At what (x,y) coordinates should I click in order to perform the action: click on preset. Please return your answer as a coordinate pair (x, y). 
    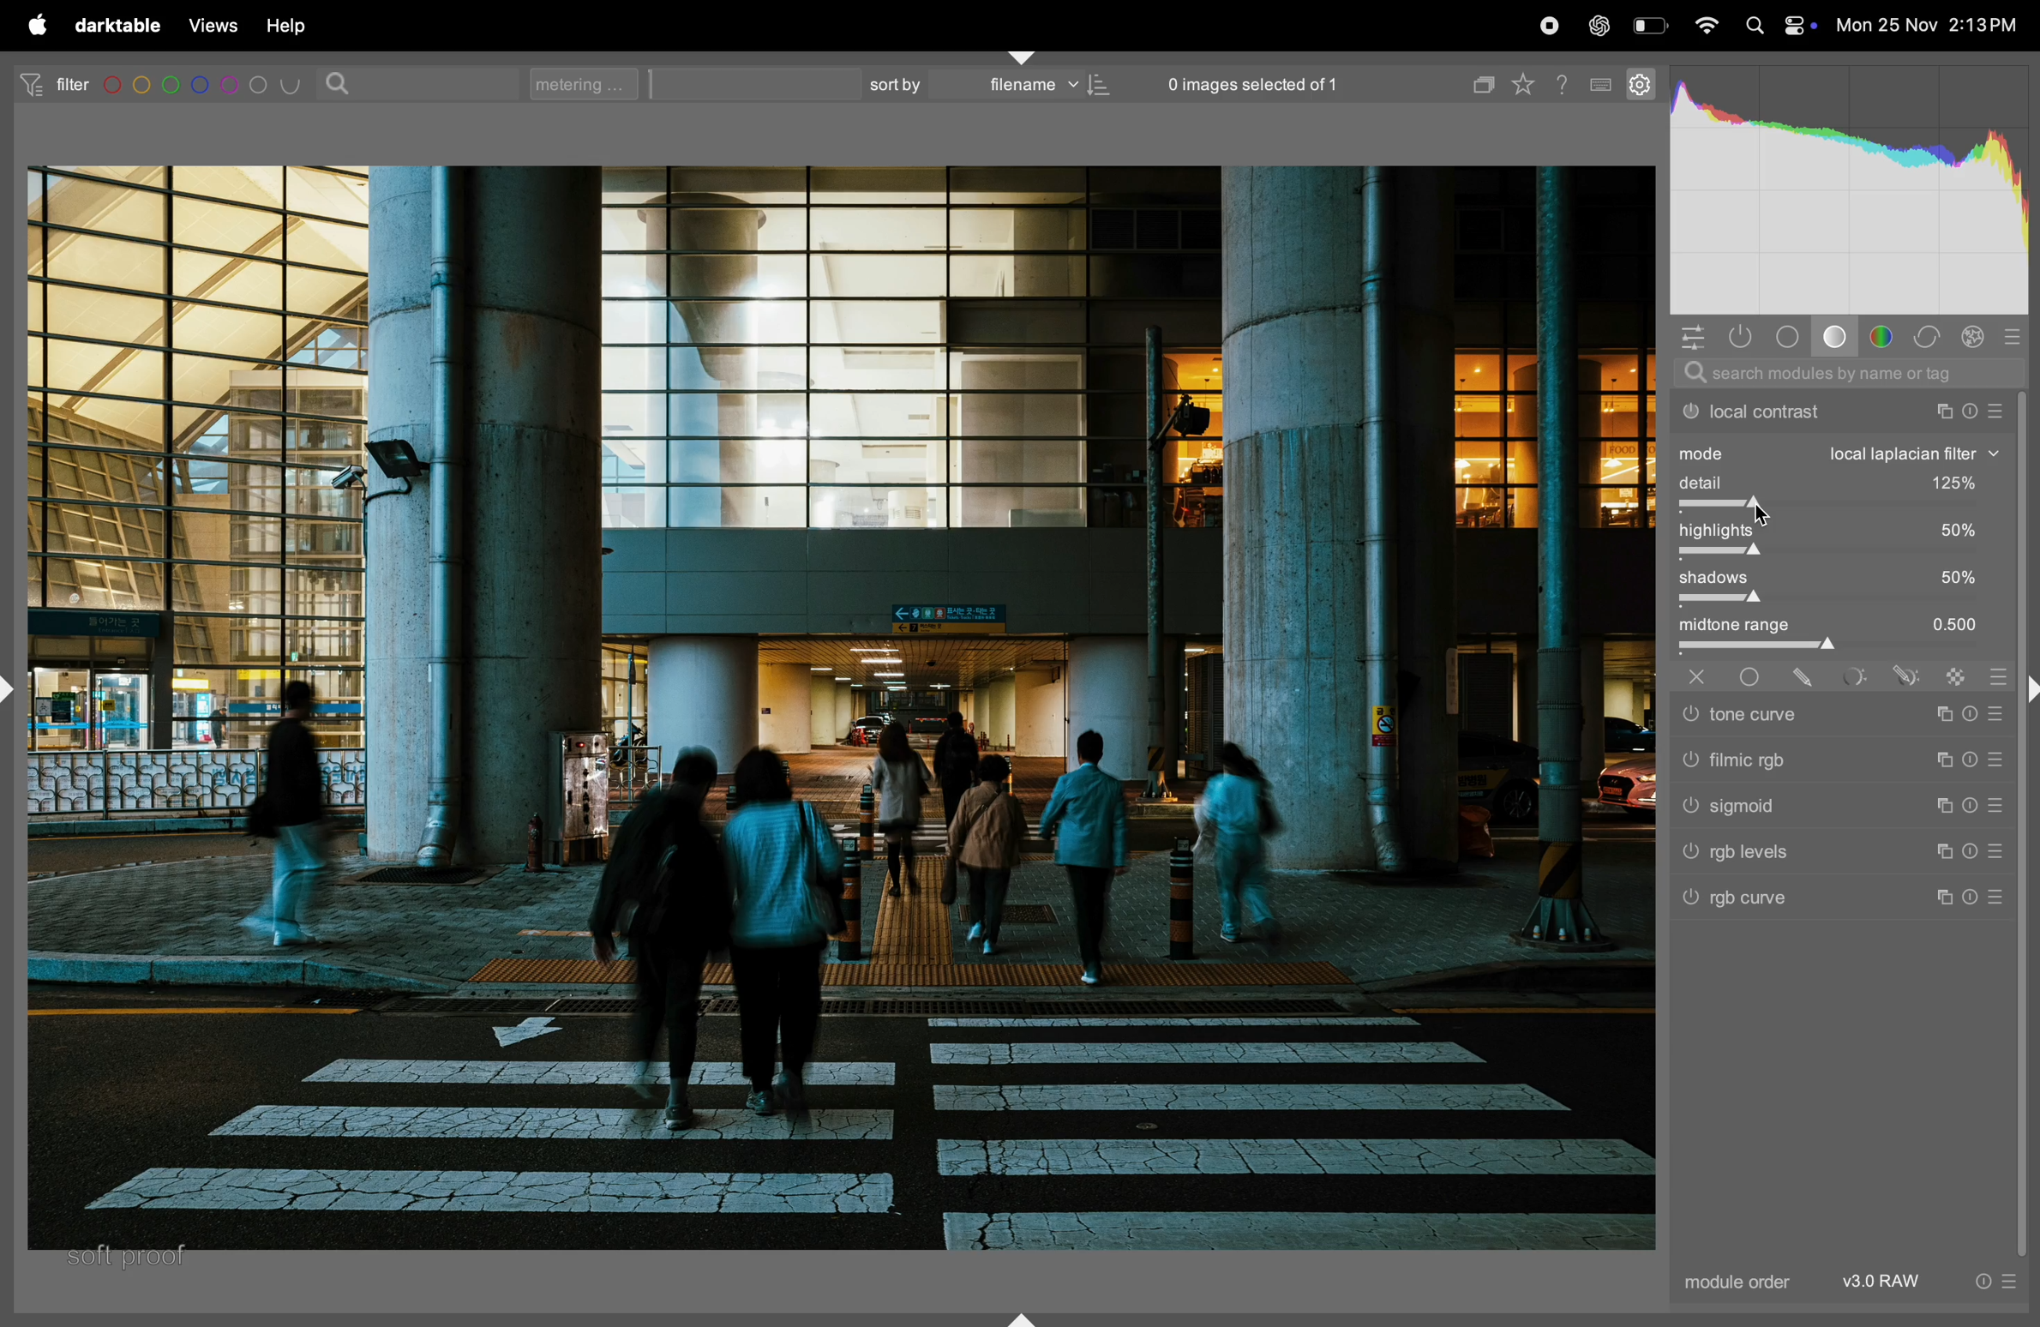
    Looking at the image, I should click on (1996, 712).